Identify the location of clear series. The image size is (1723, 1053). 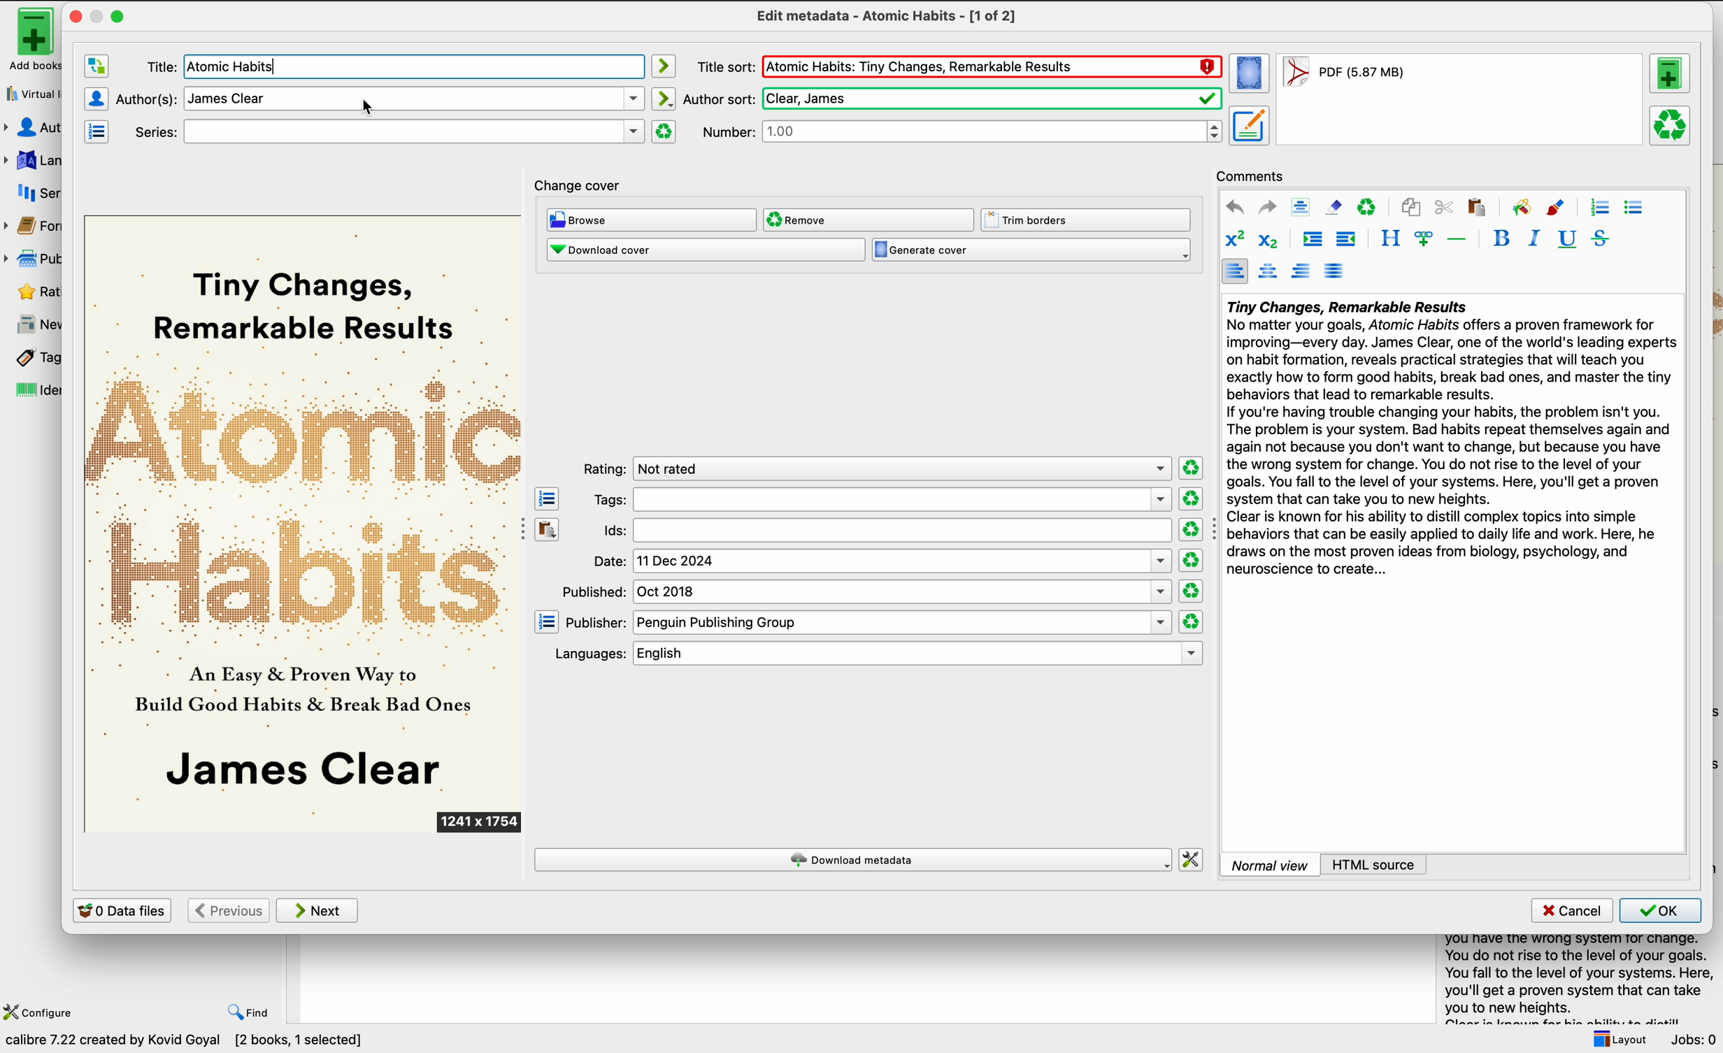
(664, 131).